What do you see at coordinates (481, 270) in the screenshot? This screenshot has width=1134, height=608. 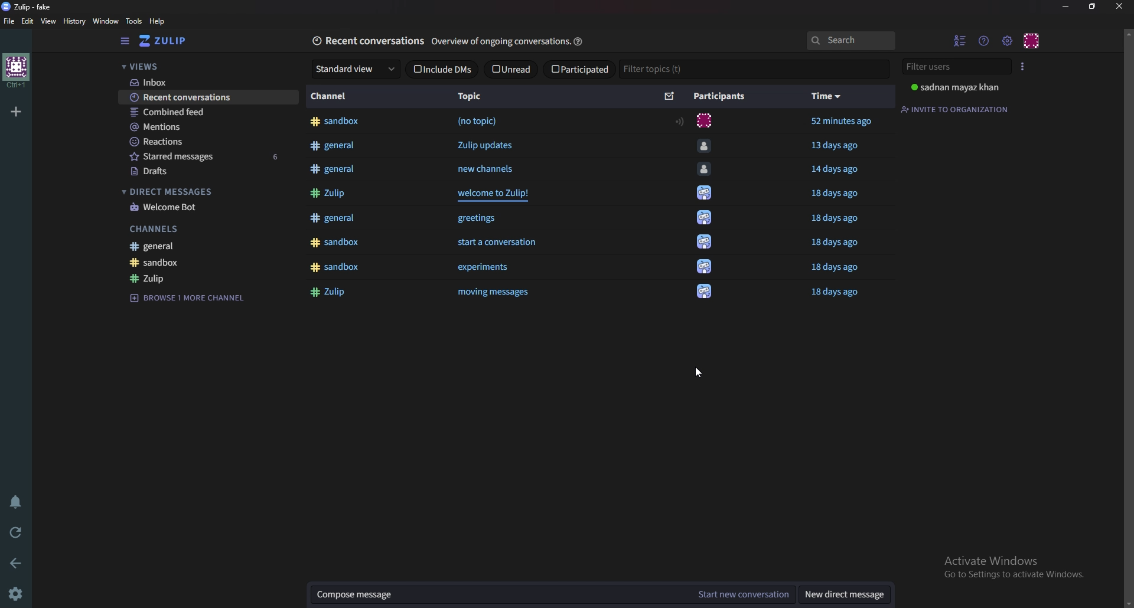 I see `‘experiments` at bounding box center [481, 270].